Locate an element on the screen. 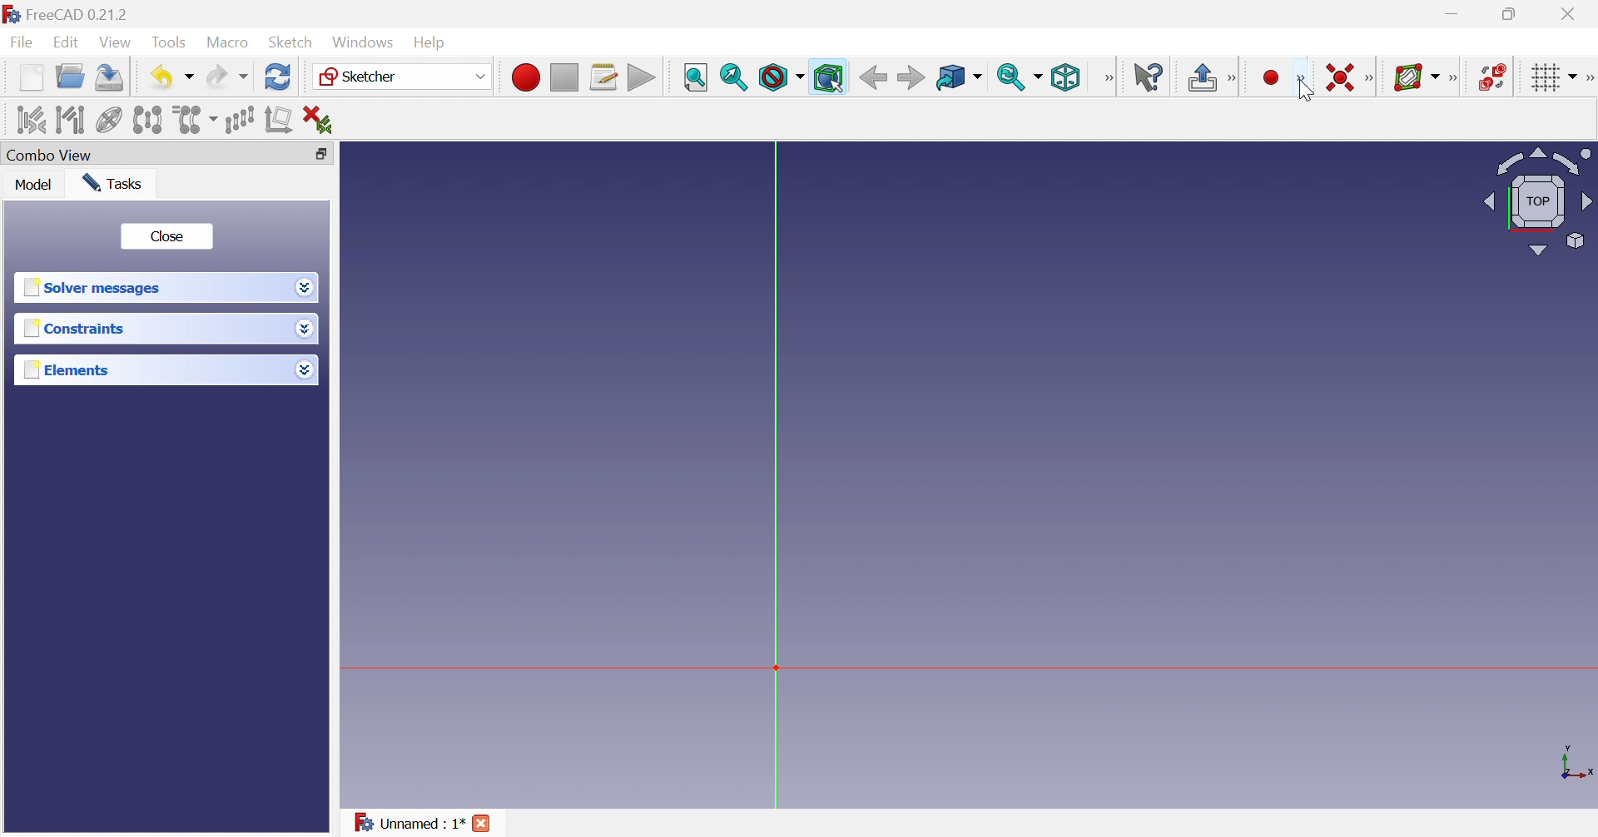  Tools is located at coordinates (168, 43).